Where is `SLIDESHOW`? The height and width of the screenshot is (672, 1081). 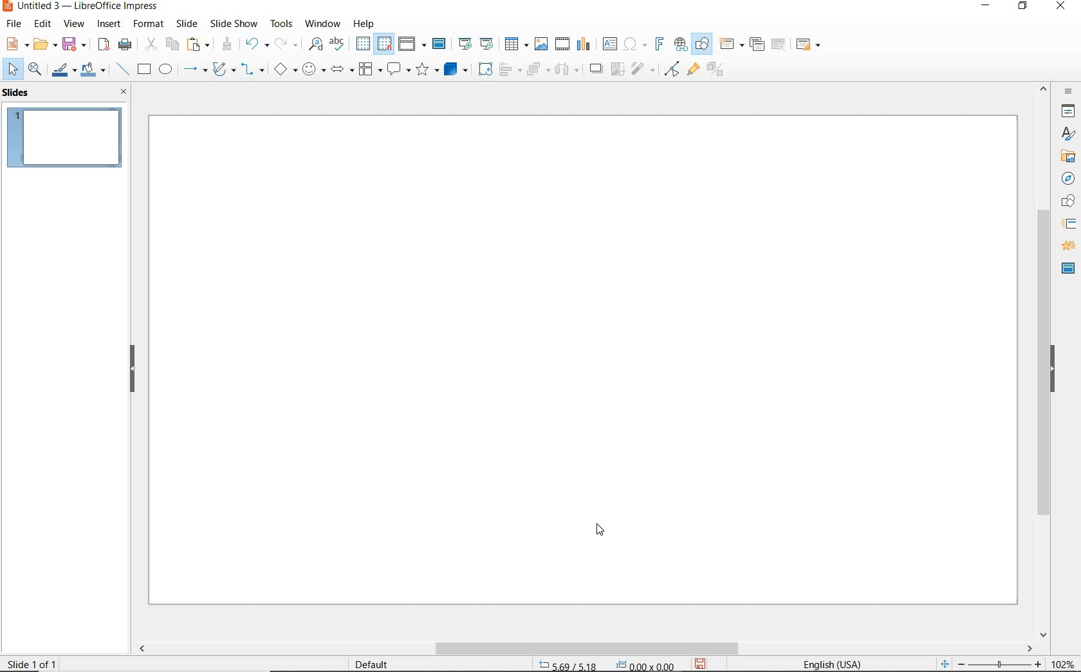
SLIDESHOW is located at coordinates (234, 24).